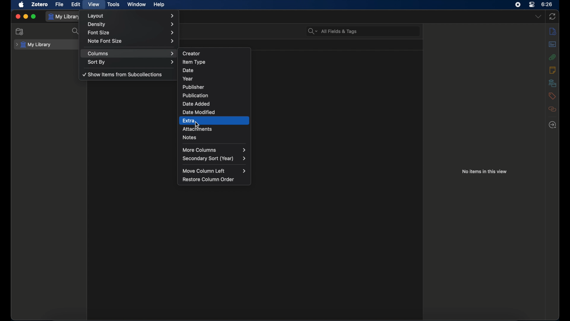 Image resolution: width=570 pixels, height=321 pixels. Describe the element at coordinates (94, 4) in the screenshot. I see `view` at that location.